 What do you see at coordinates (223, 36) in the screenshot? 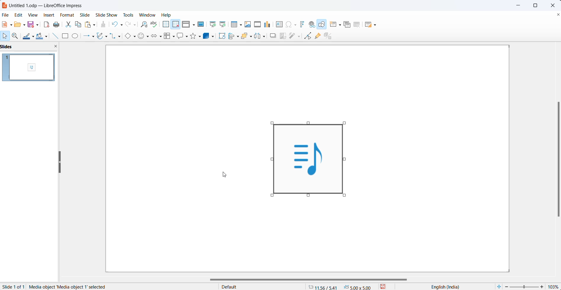
I see `rotate` at bounding box center [223, 36].